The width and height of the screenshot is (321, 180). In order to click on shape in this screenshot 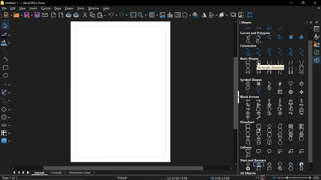, I will do `click(69, 9)`.